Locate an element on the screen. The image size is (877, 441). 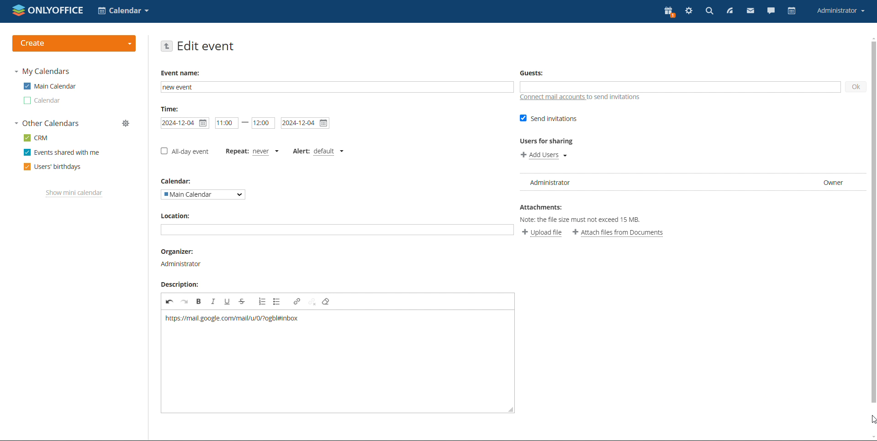
scroll down is located at coordinates (872, 436).